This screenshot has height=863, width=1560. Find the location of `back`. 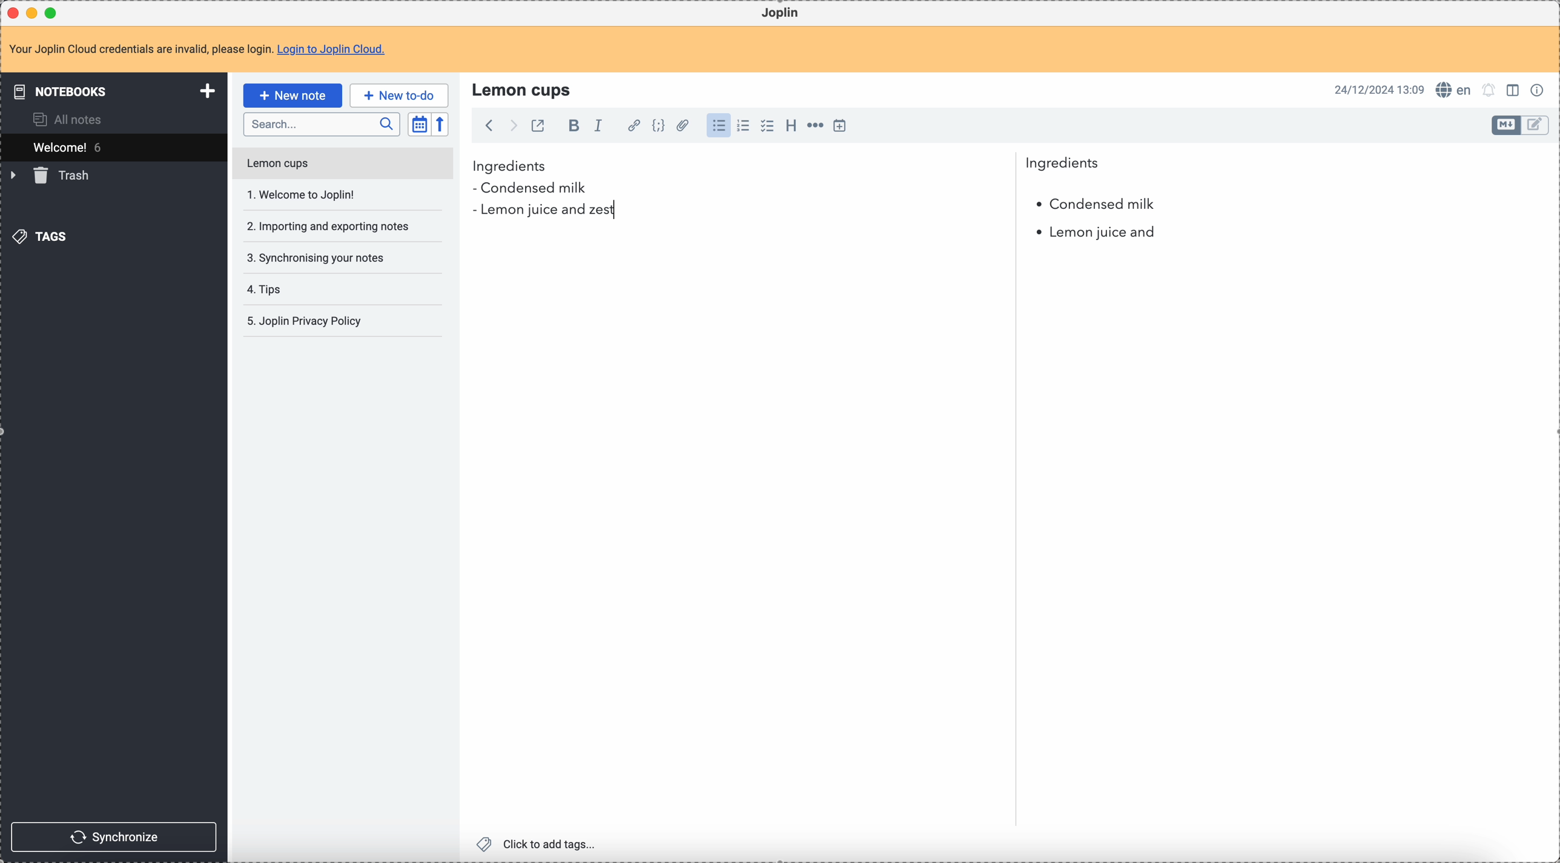

back is located at coordinates (489, 125).